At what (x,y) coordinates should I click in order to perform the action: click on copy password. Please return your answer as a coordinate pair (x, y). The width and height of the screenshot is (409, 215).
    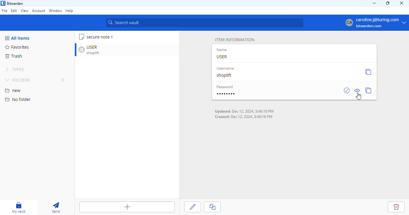
    Looking at the image, I should click on (369, 90).